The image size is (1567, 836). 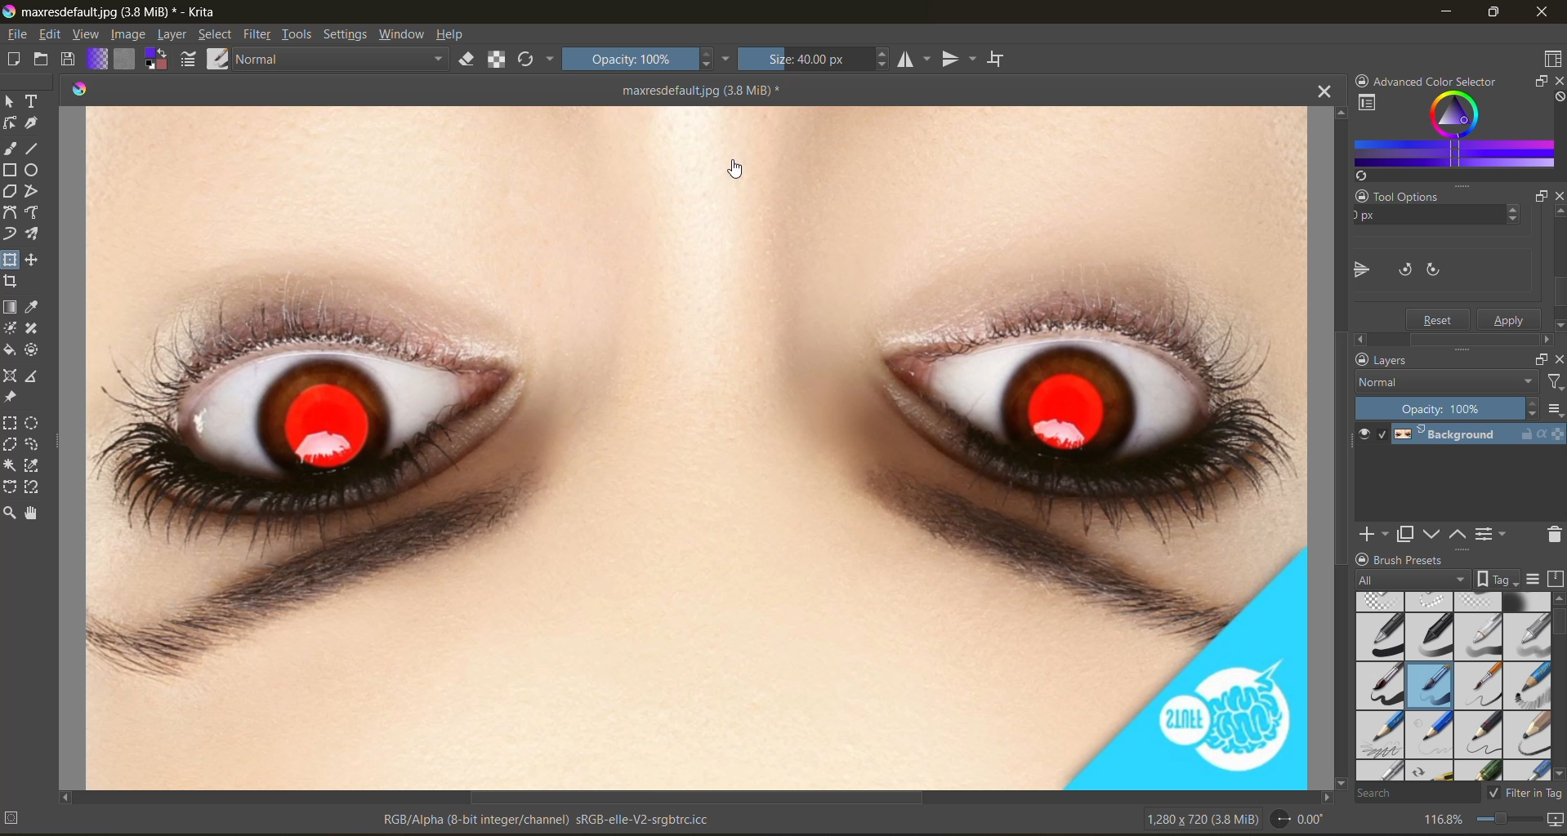 I want to click on tool, so click(x=36, y=465).